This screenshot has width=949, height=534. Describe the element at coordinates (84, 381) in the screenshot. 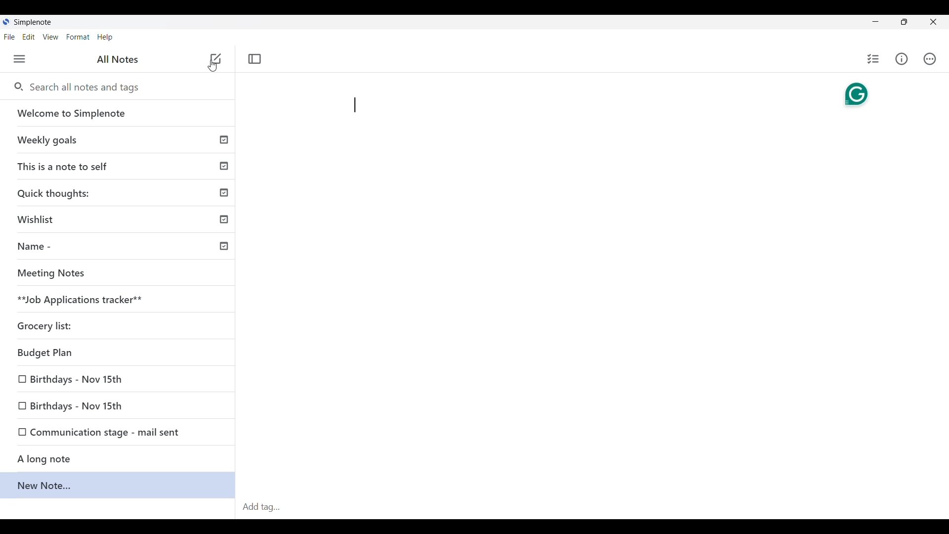

I see `Birthdays-Nov 15th` at that location.